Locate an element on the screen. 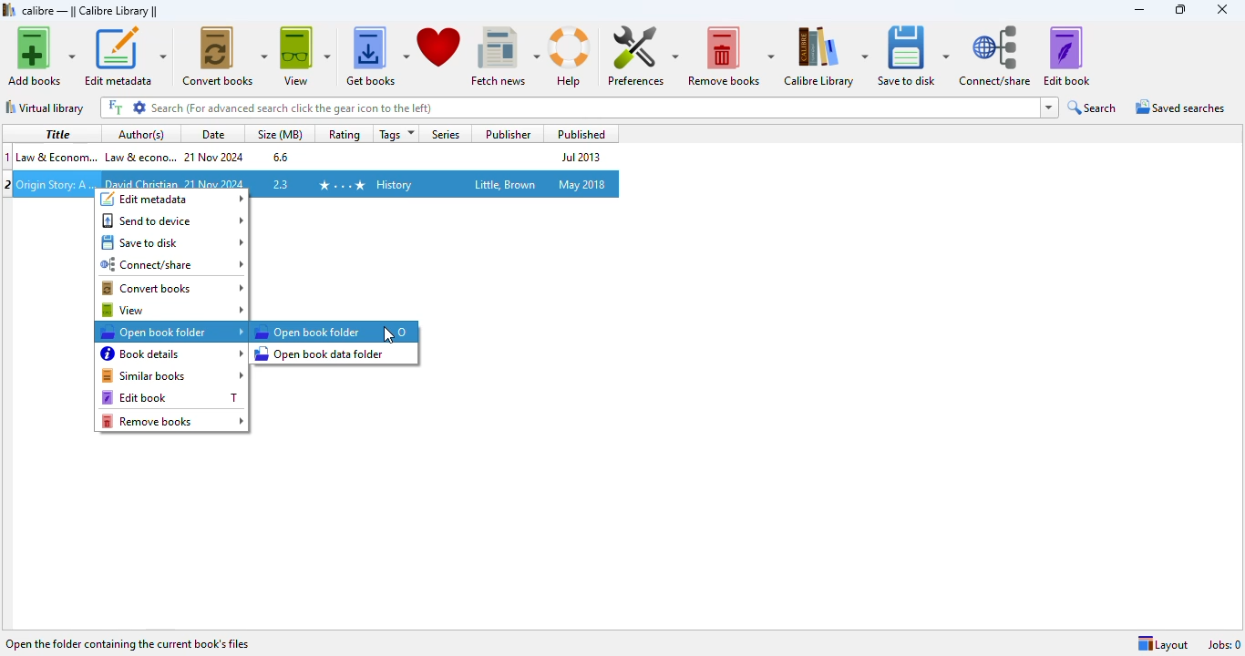 The width and height of the screenshot is (1245, 656). 21 nov 2024 is located at coordinates (215, 157).